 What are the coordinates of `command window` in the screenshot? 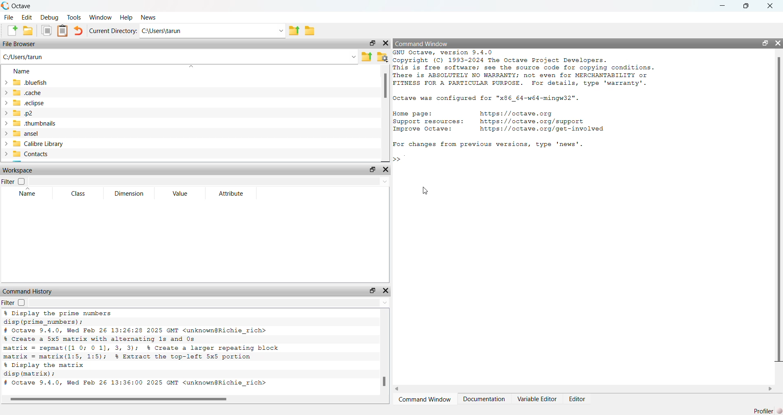 It's located at (425, 400).